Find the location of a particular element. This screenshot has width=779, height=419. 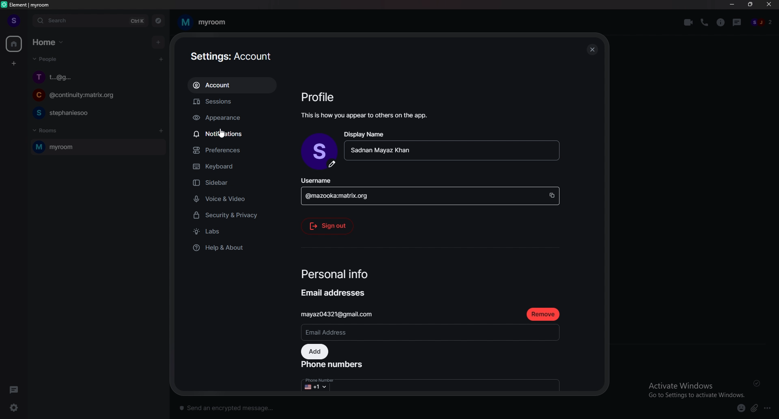

attachment is located at coordinates (754, 408).